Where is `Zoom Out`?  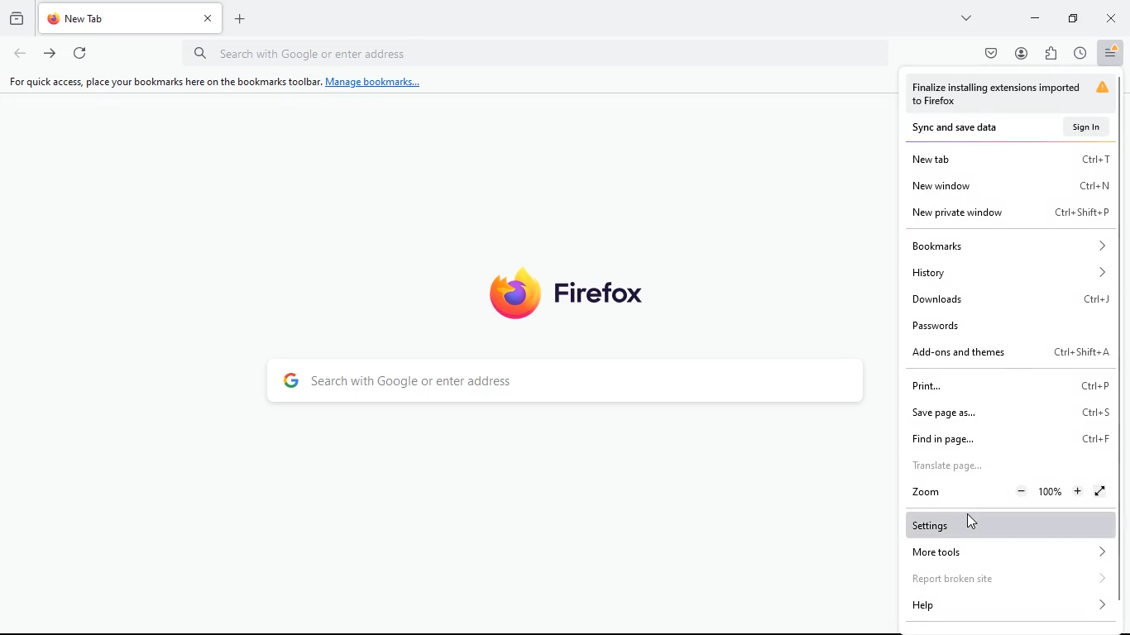 Zoom Out is located at coordinates (1022, 490).